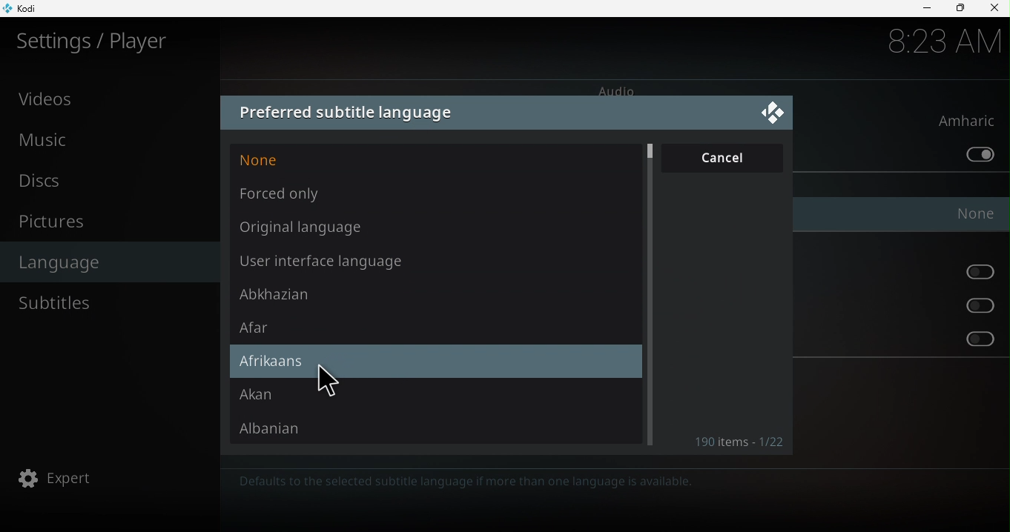 This screenshot has height=532, width=1010. Describe the element at coordinates (903, 118) in the screenshot. I see `Preferred audio language` at that location.